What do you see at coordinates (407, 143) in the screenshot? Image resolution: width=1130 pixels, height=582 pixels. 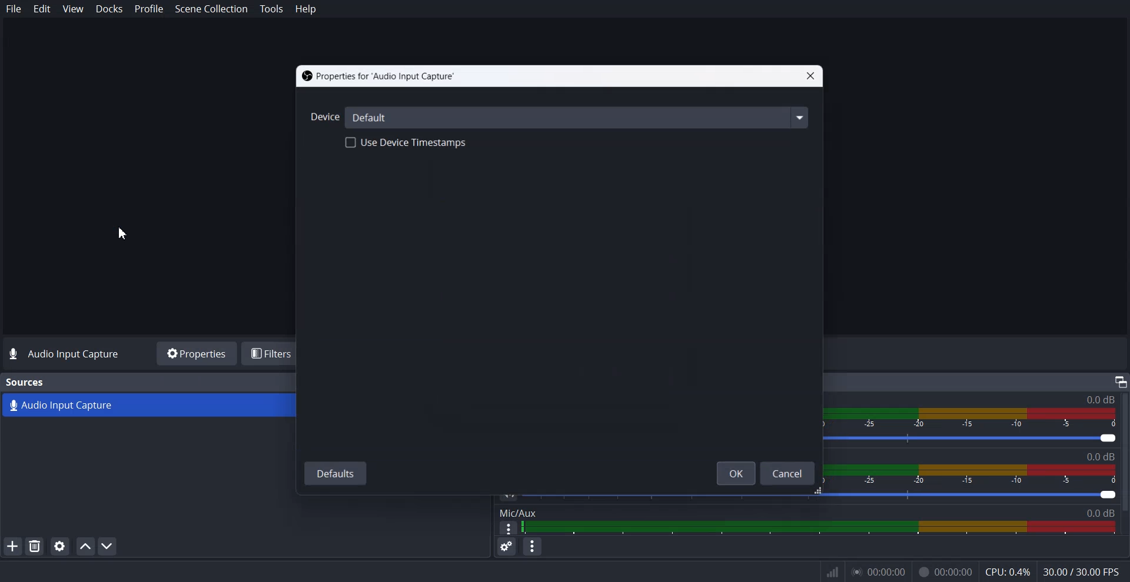 I see `Use Device Timestamps` at bounding box center [407, 143].